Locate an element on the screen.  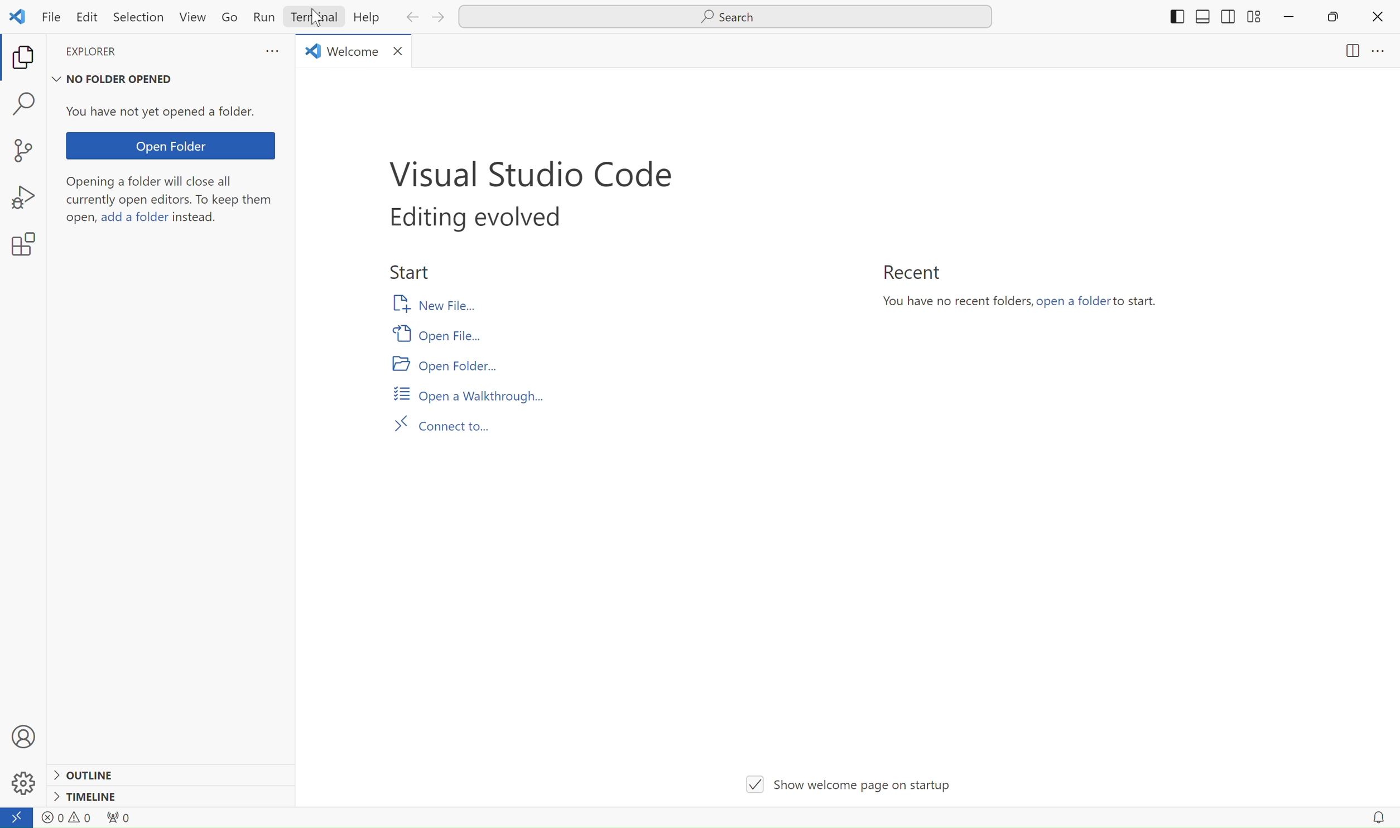
restore down is located at coordinates (1327, 22).